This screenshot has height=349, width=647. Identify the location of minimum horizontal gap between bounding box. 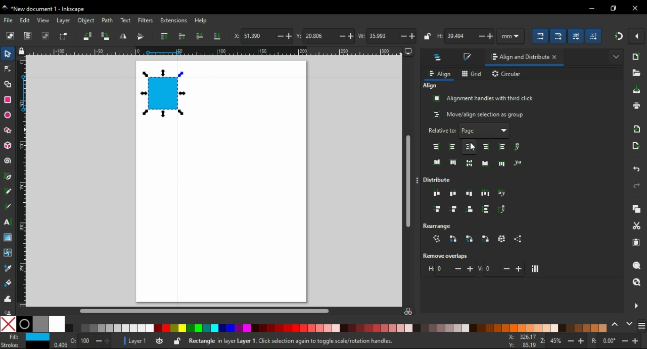
(450, 269).